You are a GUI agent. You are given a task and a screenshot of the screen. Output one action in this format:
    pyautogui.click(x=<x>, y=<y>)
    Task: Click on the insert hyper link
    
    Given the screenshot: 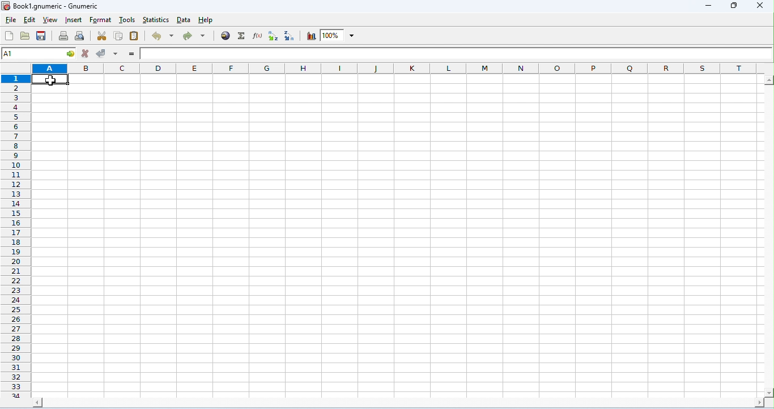 What is the action you would take?
    pyautogui.click(x=227, y=35)
    